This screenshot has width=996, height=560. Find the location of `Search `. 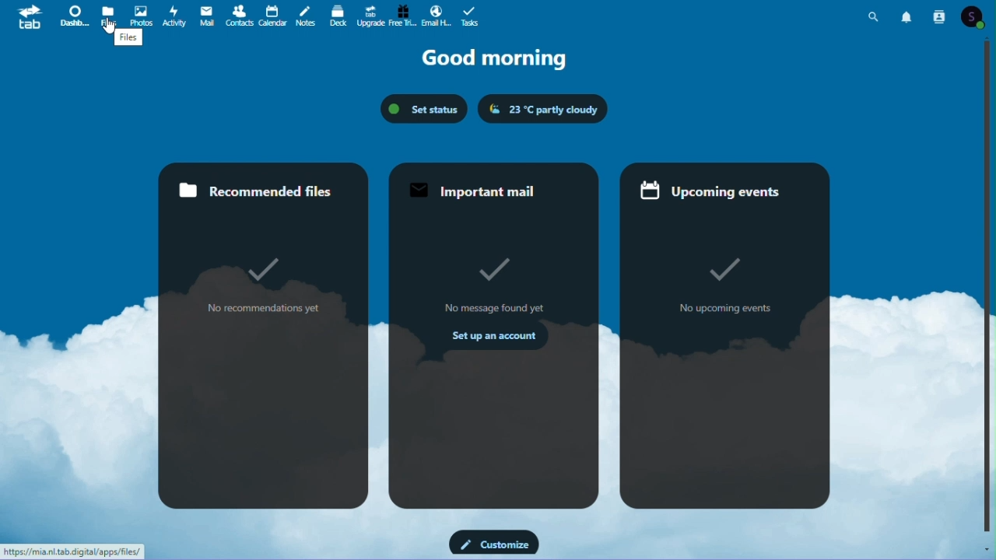

Search  is located at coordinates (876, 15).